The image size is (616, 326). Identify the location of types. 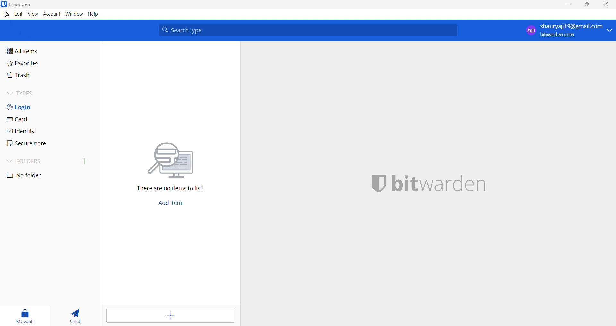
(40, 93).